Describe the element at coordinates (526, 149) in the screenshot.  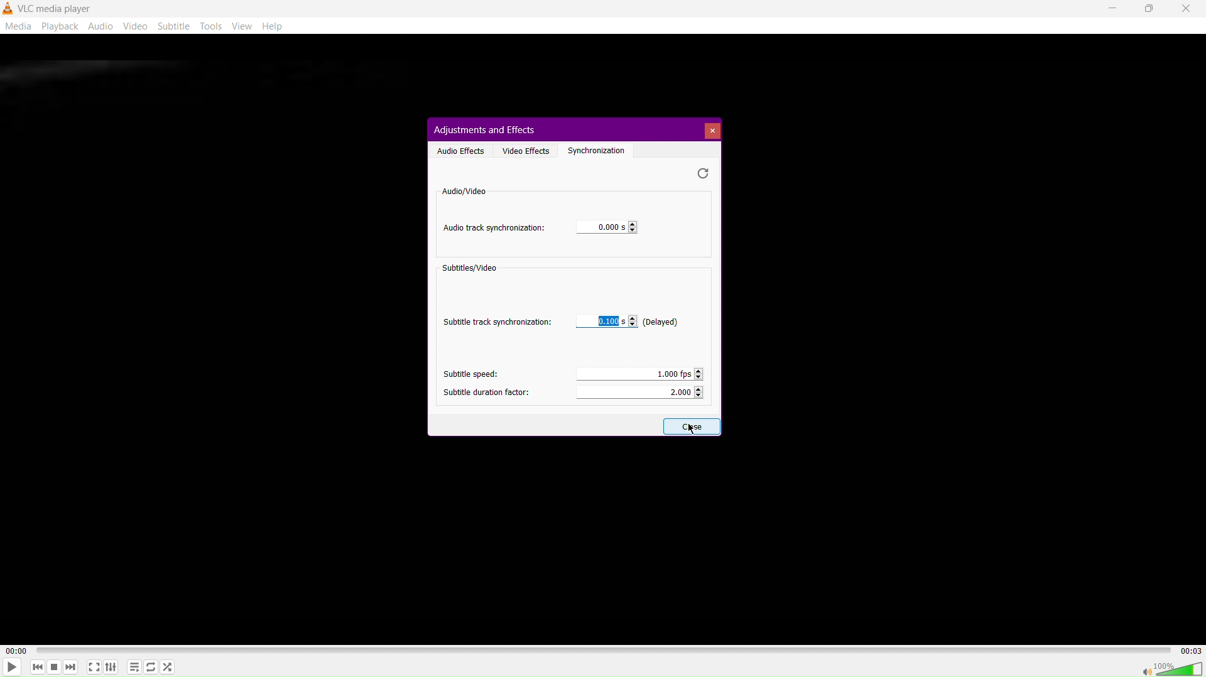
I see `Video Effects` at that location.